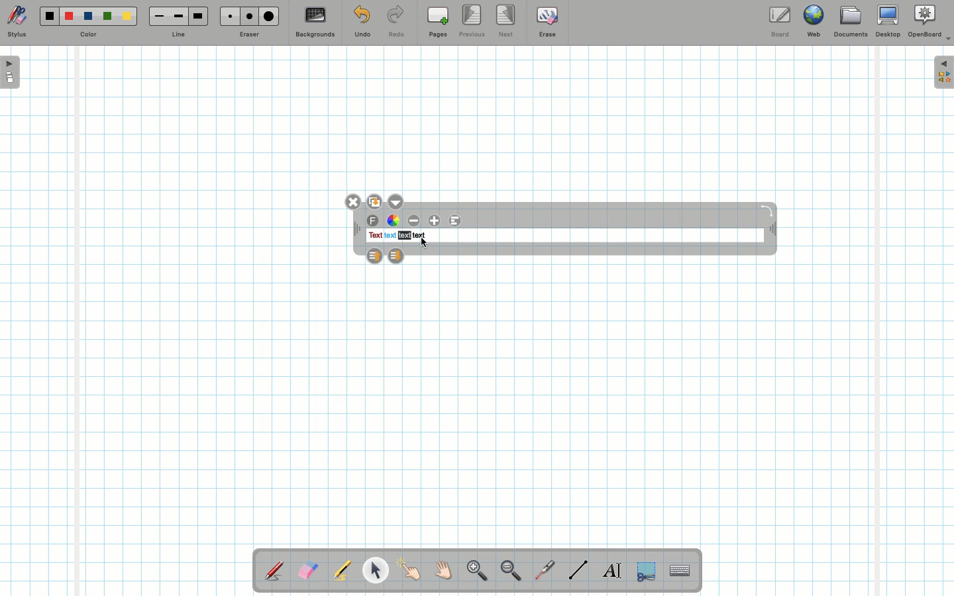  Describe the element at coordinates (771, 230) in the screenshot. I see `Move` at that location.